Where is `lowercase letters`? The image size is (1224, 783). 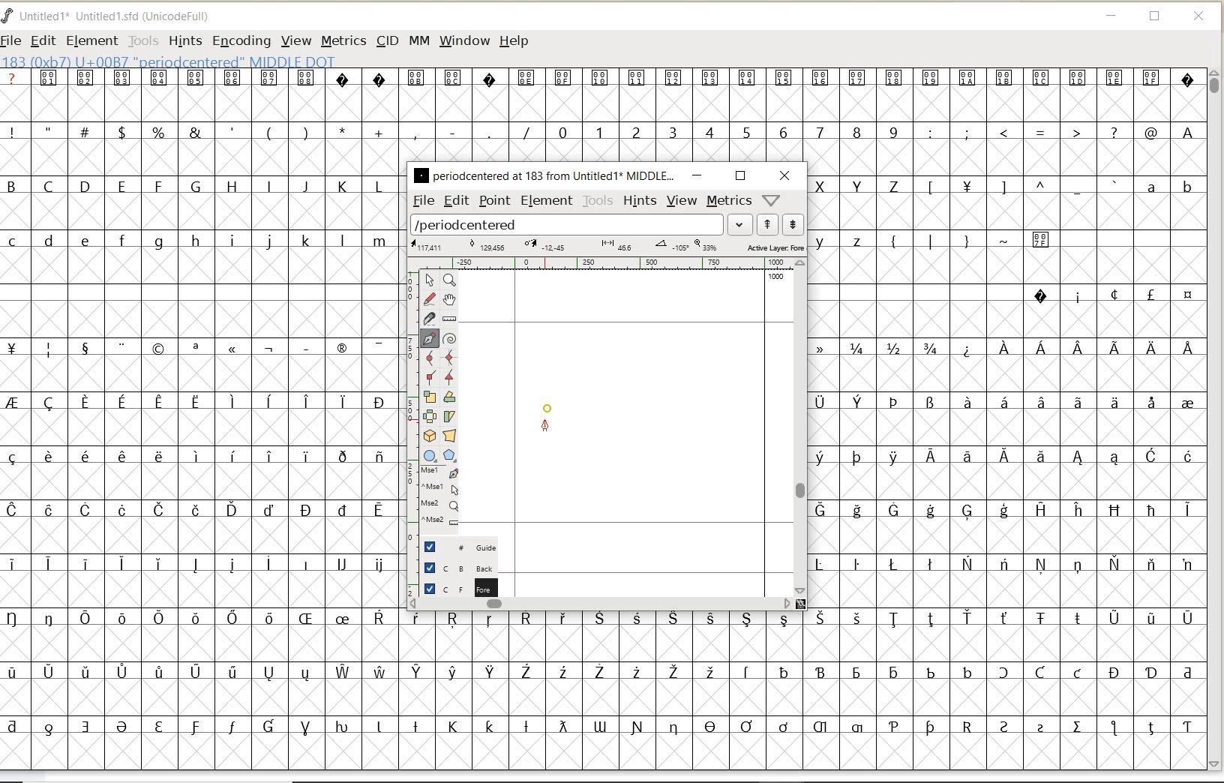
lowercase letters is located at coordinates (1168, 190).